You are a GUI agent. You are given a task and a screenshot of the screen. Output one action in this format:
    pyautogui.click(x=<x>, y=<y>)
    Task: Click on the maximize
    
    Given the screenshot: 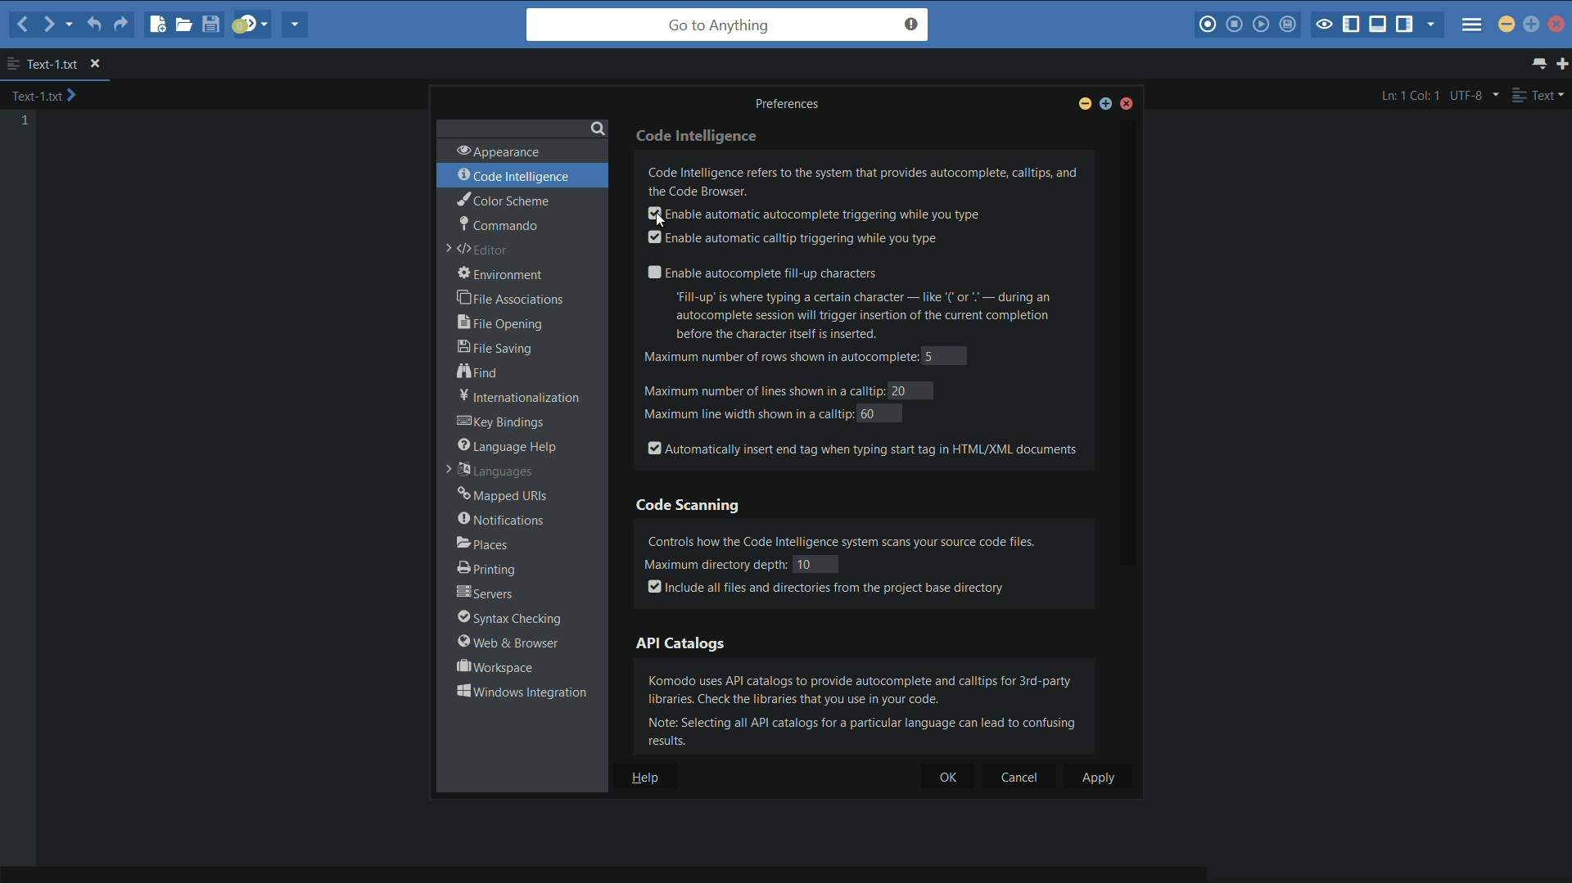 What is the action you would take?
    pyautogui.click(x=1531, y=24)
    